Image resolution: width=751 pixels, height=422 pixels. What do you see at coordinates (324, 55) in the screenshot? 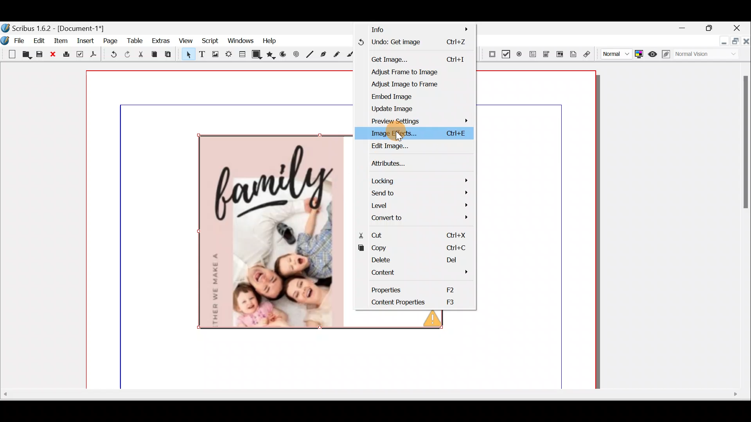
I see `Bezier curve` at bounding box center [324, 55].